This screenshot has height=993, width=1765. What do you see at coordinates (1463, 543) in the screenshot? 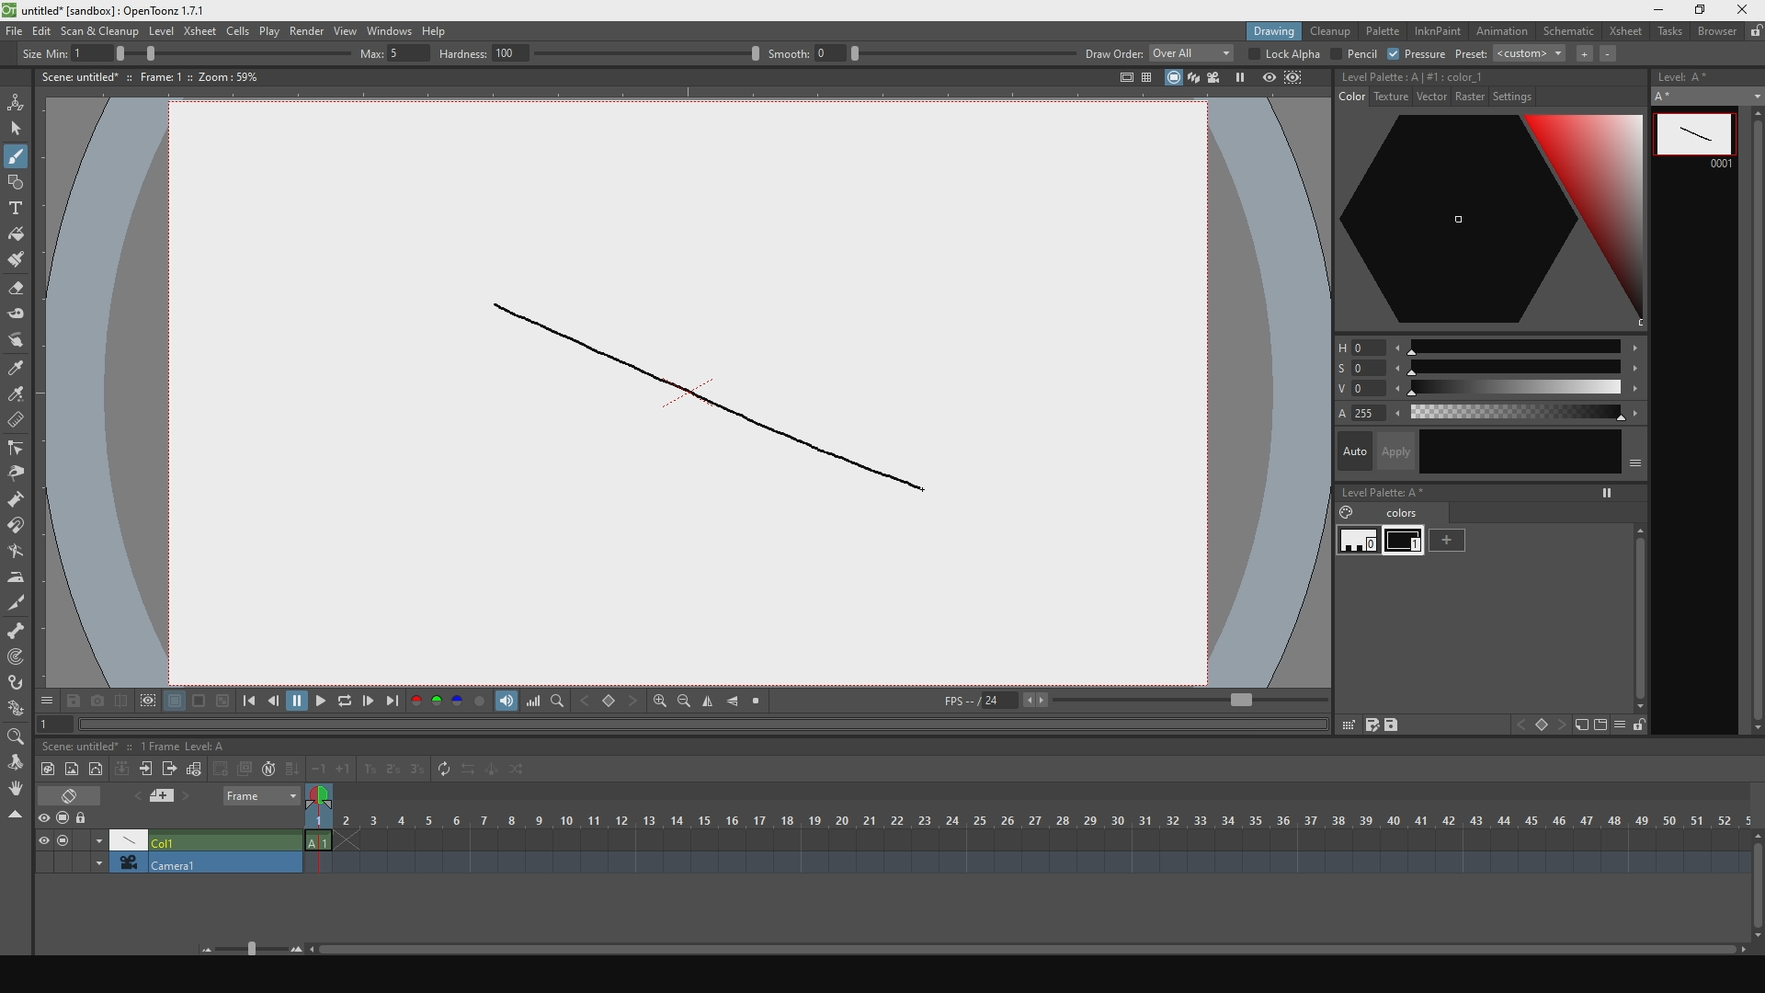
I see `add` at bounding box center [1463, 543].